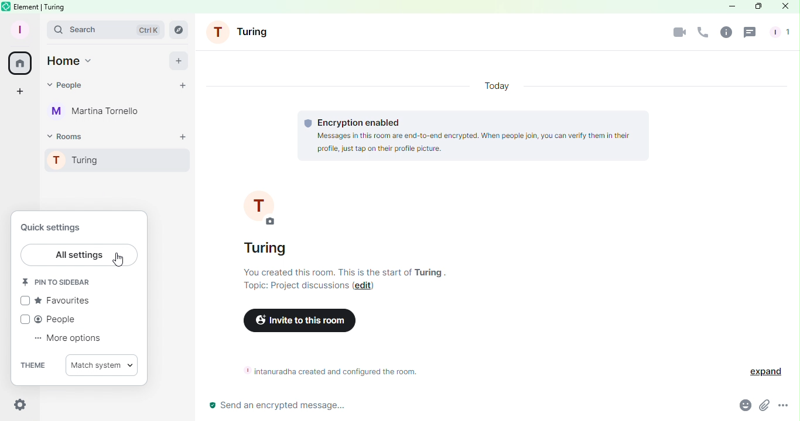 This screenshot has height=421, width=800. Describe the element at coordinates (69, 61) in the screenshot. I see `Home` at that location.